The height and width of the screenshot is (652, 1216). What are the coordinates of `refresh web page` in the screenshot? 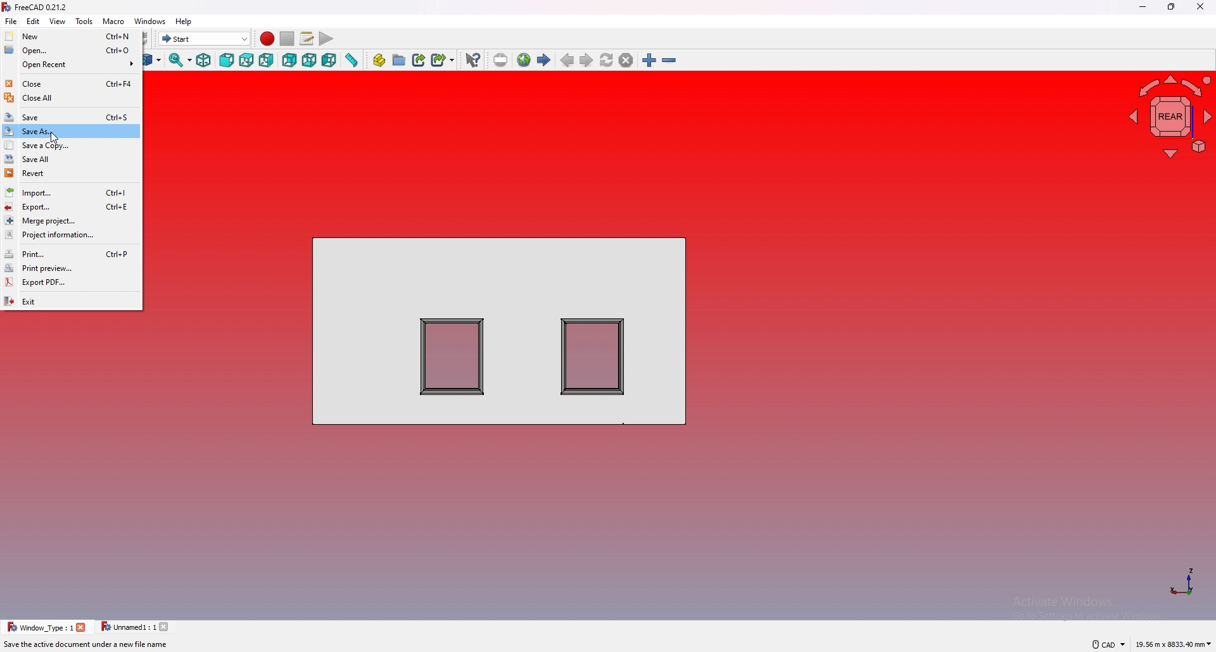 It's located at (607, 61).